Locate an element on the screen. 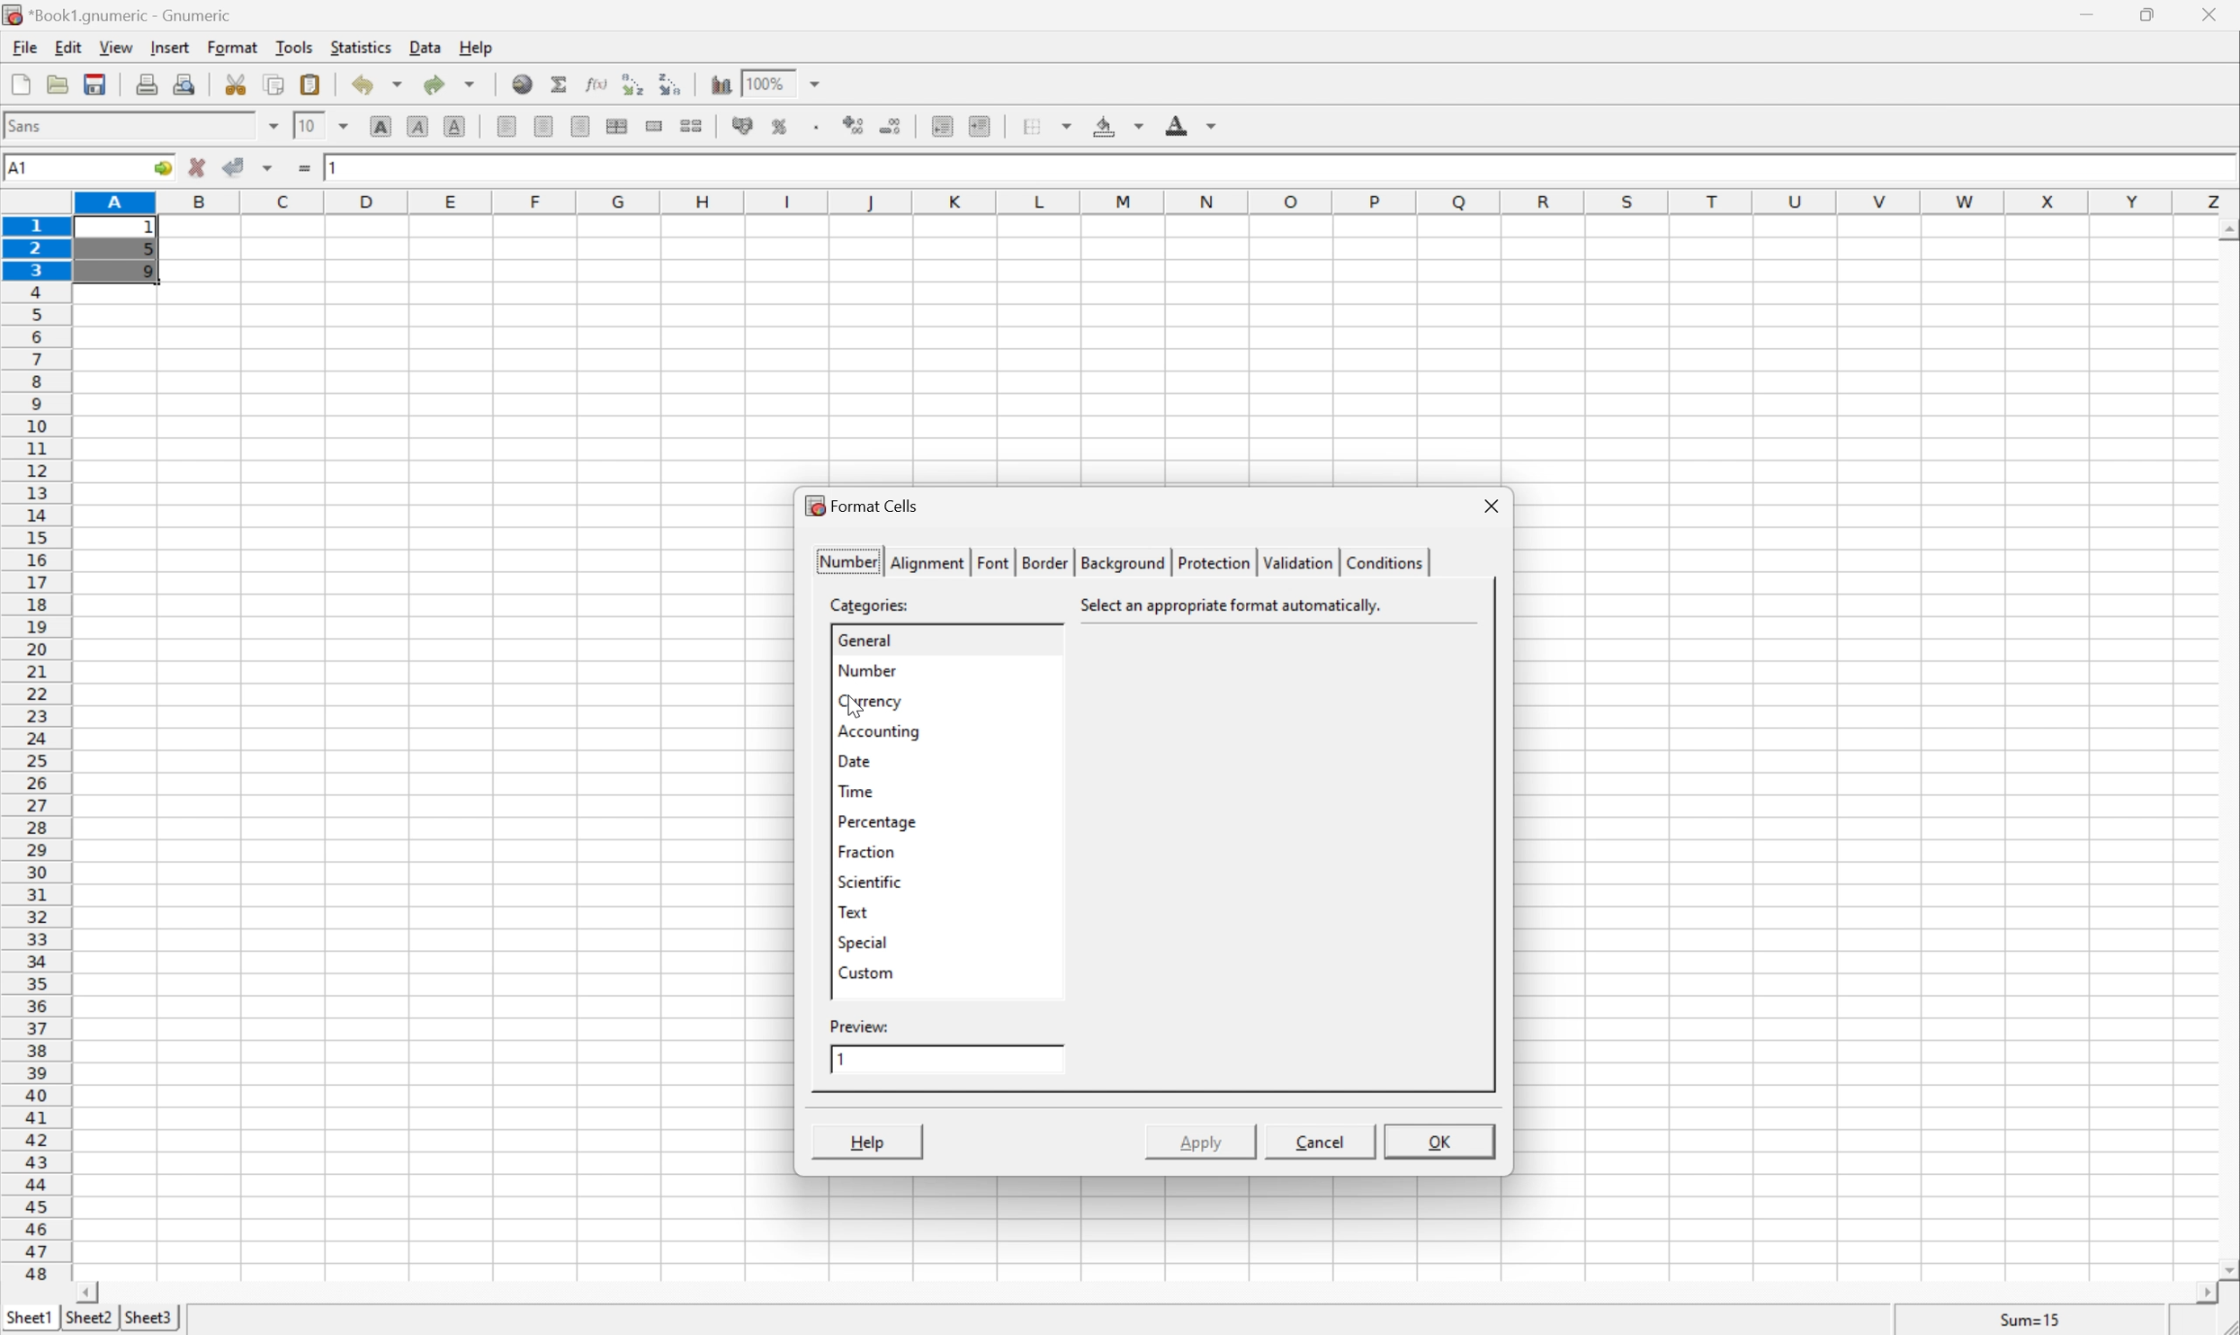 This screenshot has width=2240, height=1335. increase indent is located at coordinates (981, 126).